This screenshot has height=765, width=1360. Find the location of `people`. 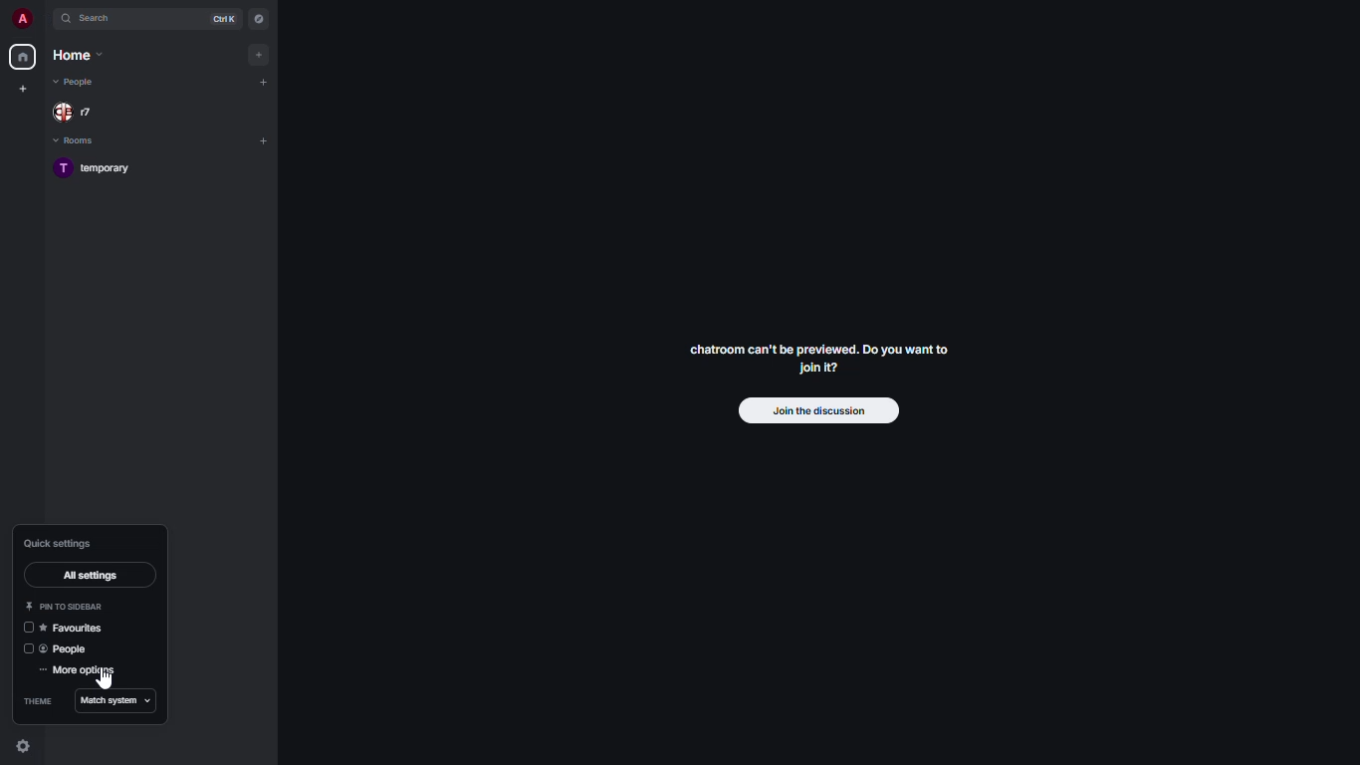

people is located at coordinates (68, 648).